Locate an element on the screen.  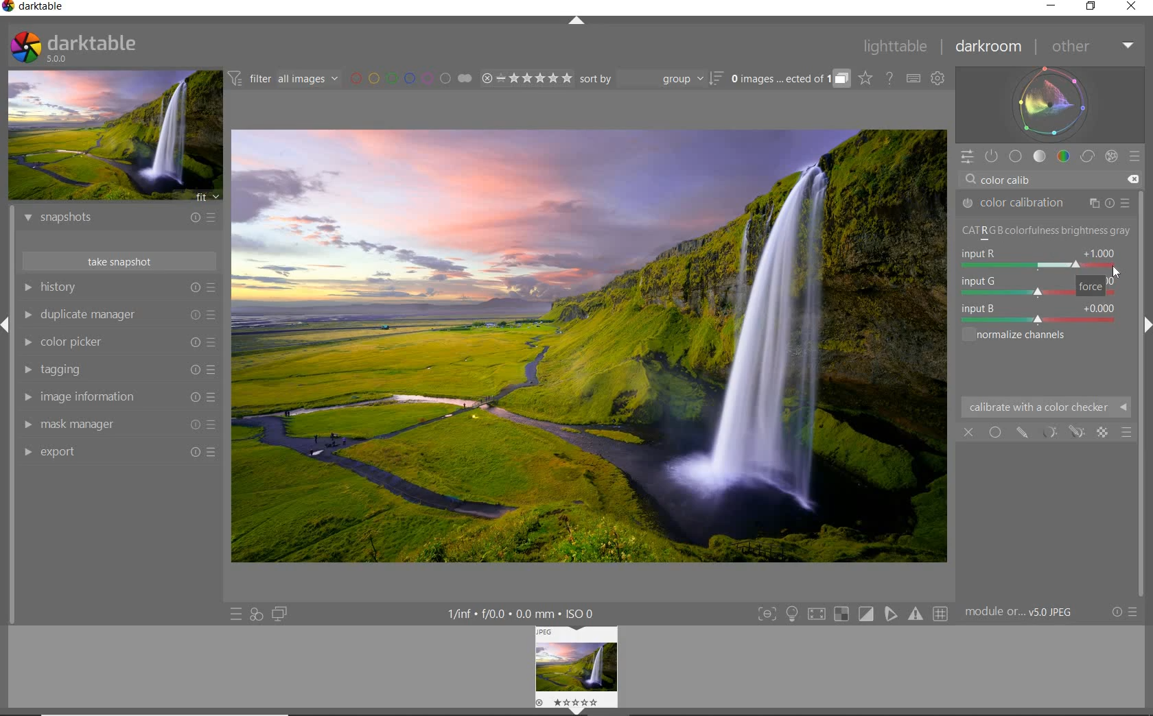
sort by is located at coordinates (651, 78).